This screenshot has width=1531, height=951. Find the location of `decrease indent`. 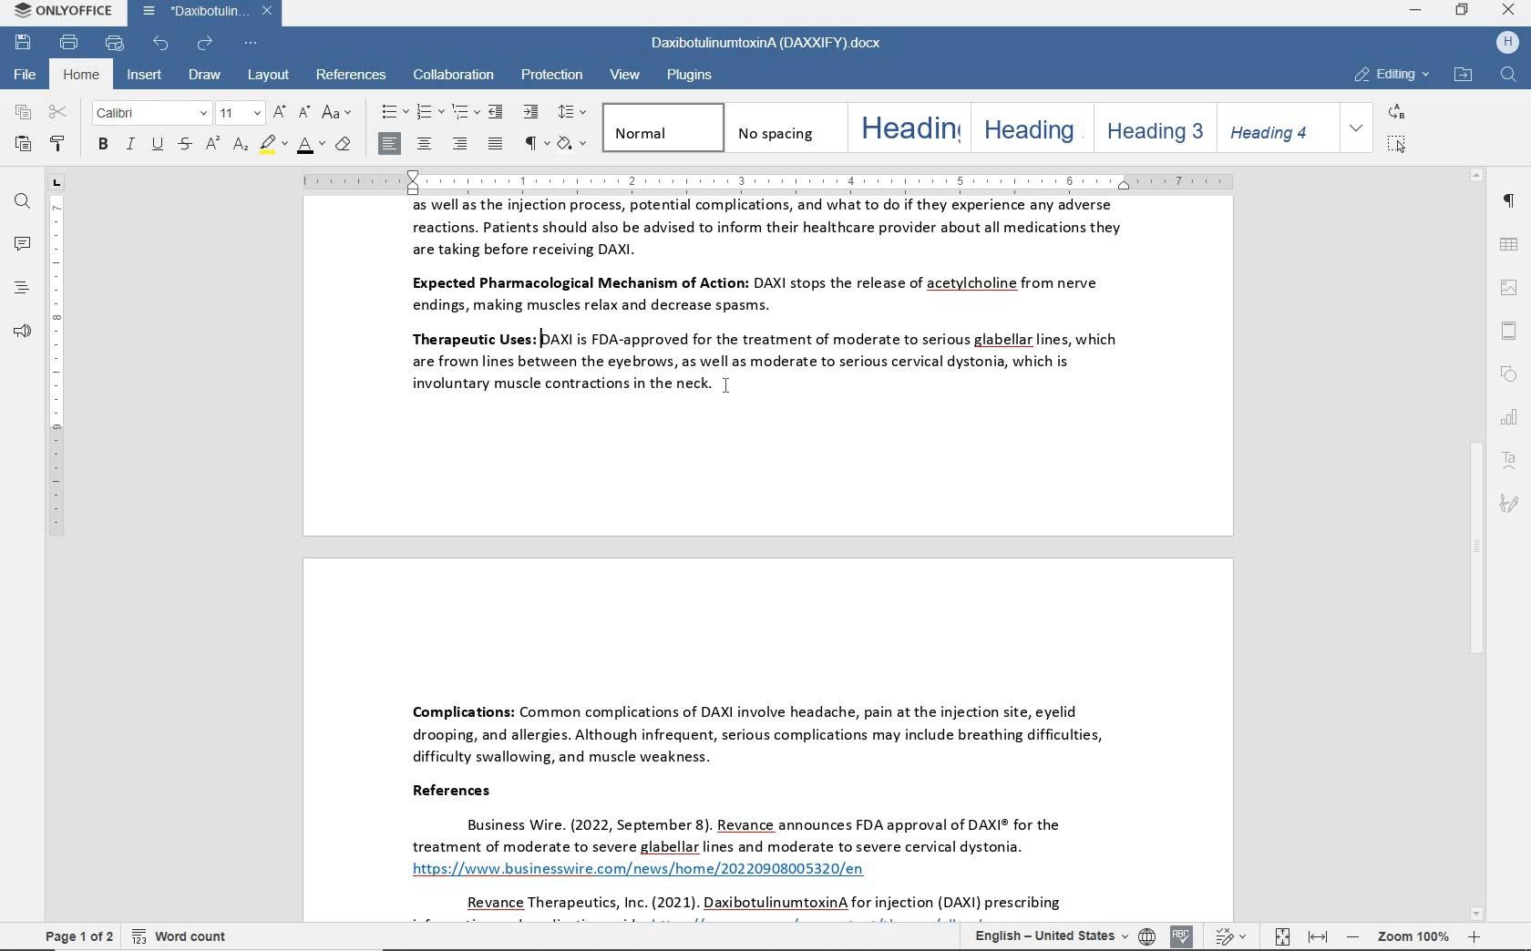

decrease indent is located at coordinates (498, 111).